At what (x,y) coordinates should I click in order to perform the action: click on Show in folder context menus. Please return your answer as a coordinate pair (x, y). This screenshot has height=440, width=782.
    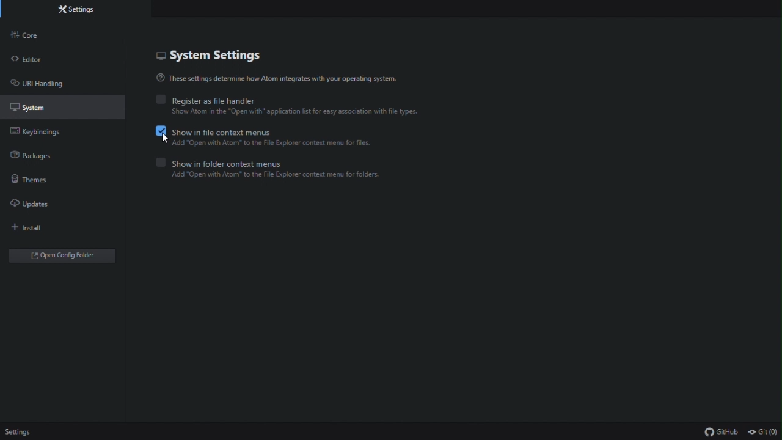
    Looking at the image, I should click on (228, 163).